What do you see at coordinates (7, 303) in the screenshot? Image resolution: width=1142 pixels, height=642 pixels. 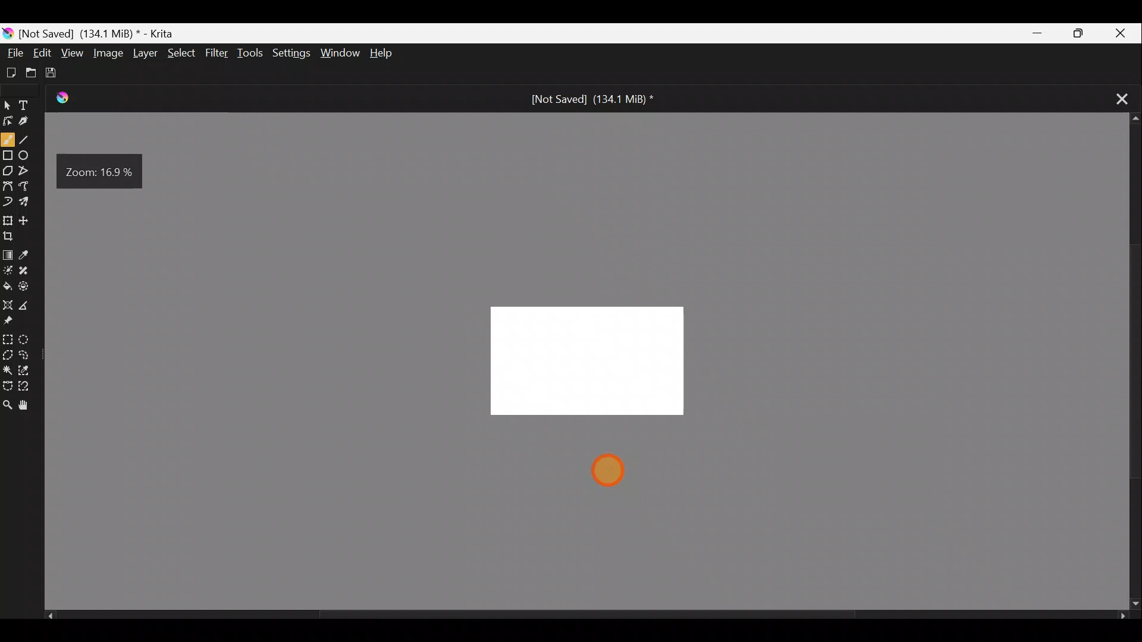 I see `Assistant tool` at bounding box center [7, 303].